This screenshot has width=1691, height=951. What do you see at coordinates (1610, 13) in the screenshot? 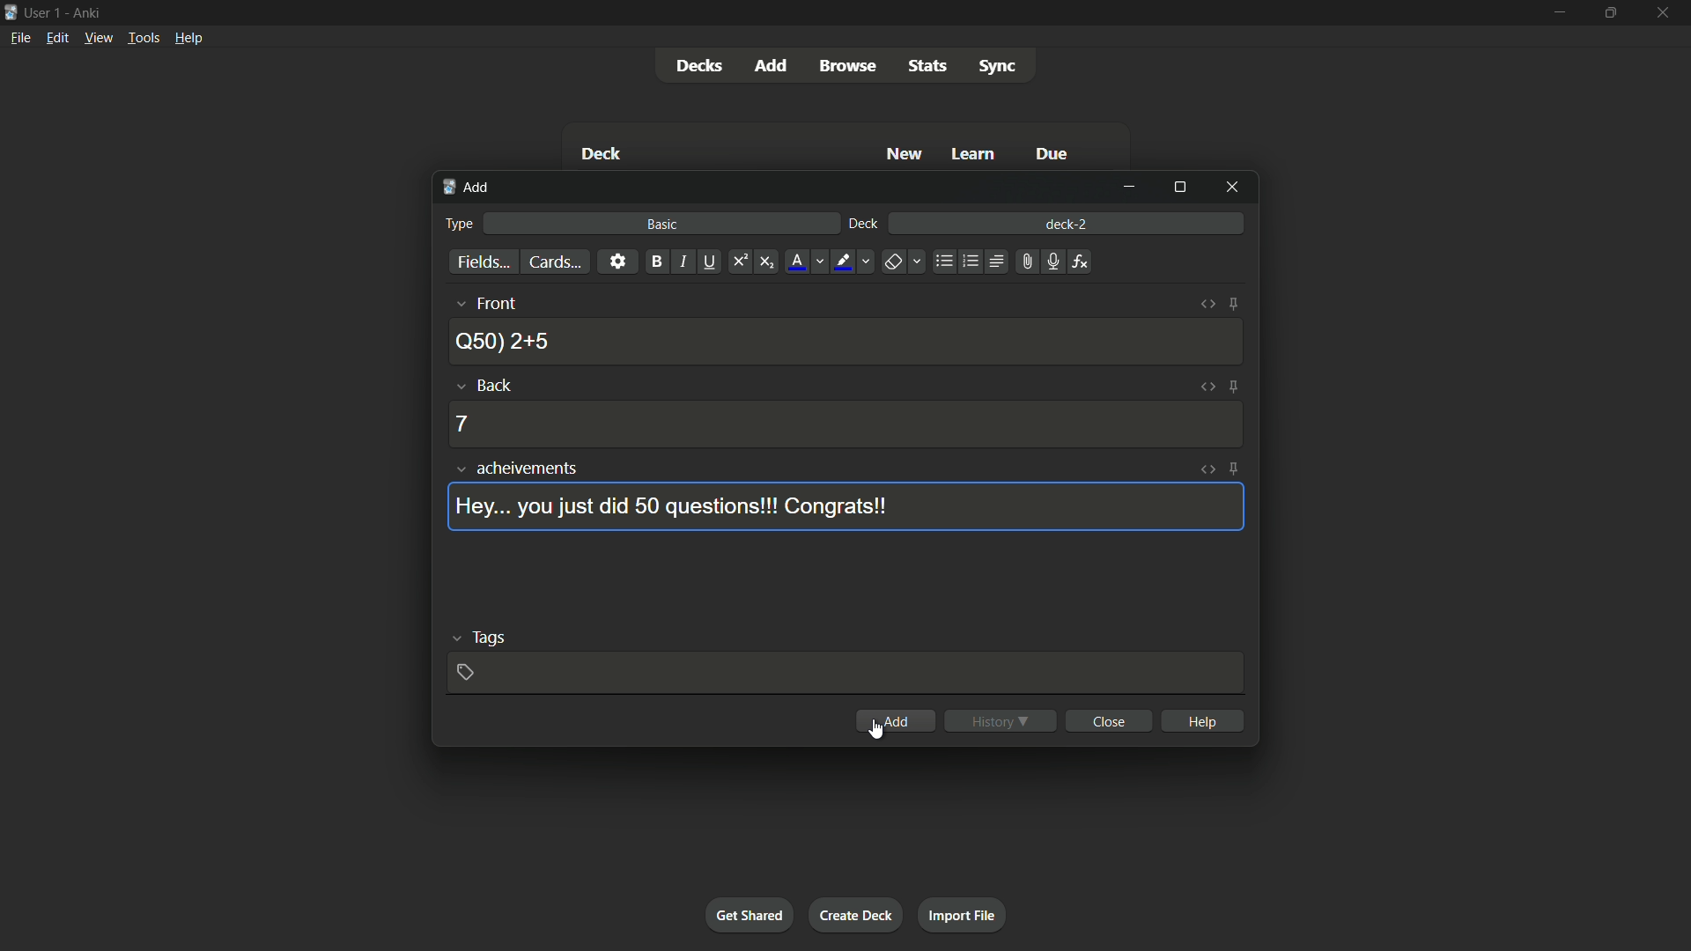
I see `maximize` at bounding box center [1610, 13].